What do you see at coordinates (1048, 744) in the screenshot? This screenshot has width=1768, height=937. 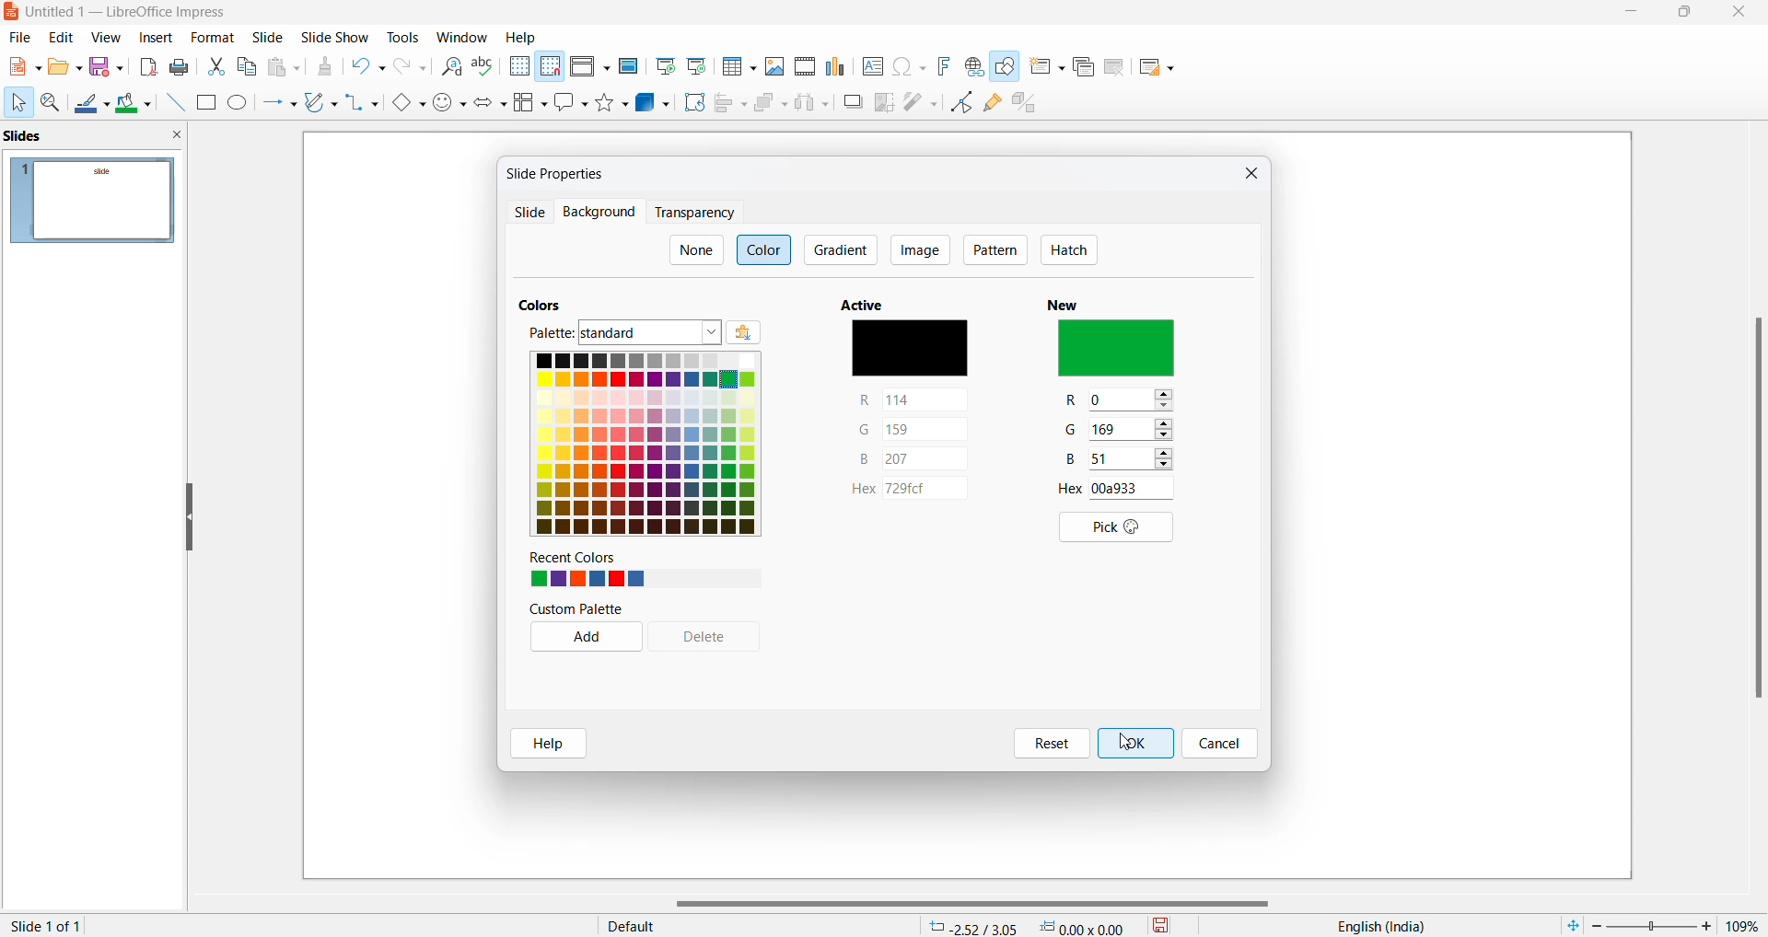 I see `reset` at bounding box center [1048, 744].